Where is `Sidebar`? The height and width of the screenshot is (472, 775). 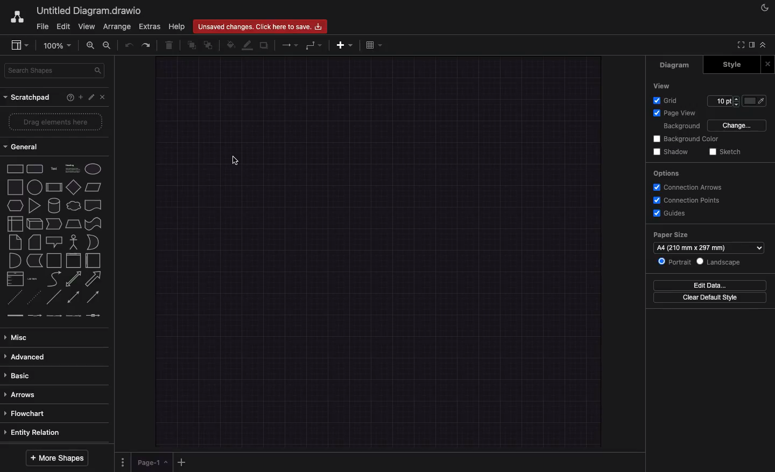
Sidebar is located at coordinates (753, 46).